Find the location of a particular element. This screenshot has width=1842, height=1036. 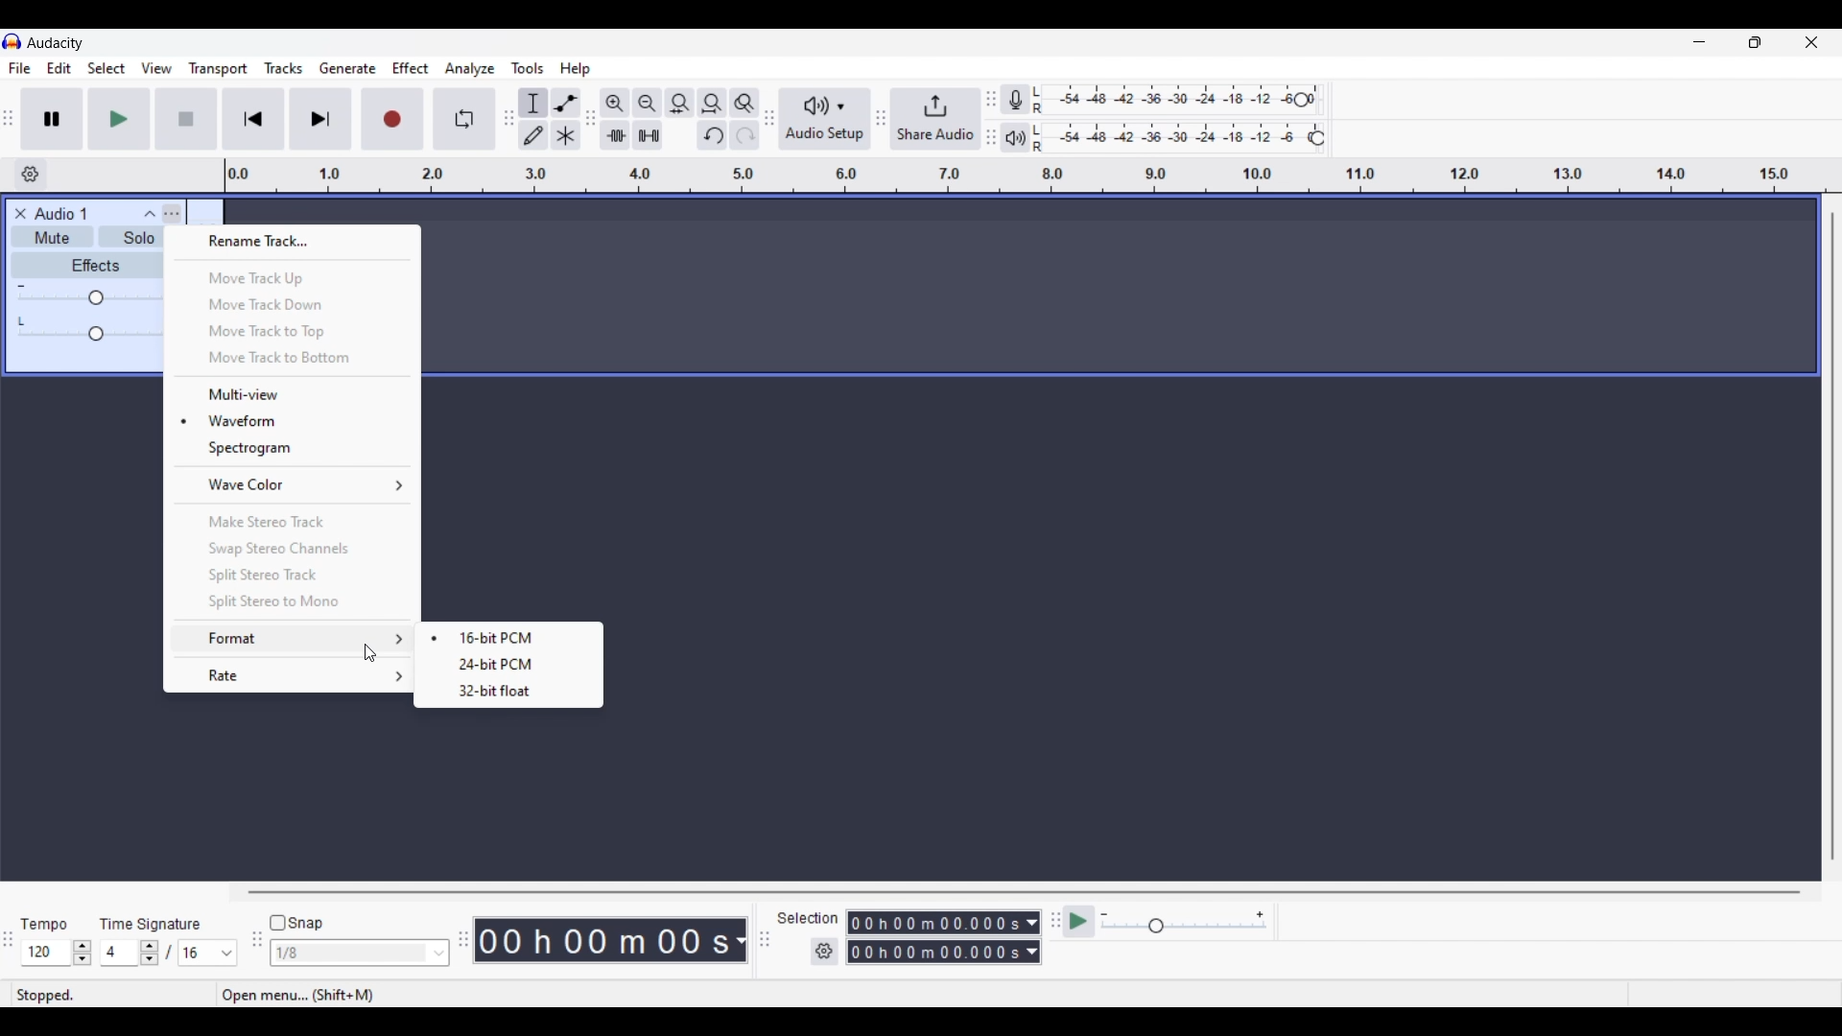

Analyze menu is located at coordinates (470, 68).